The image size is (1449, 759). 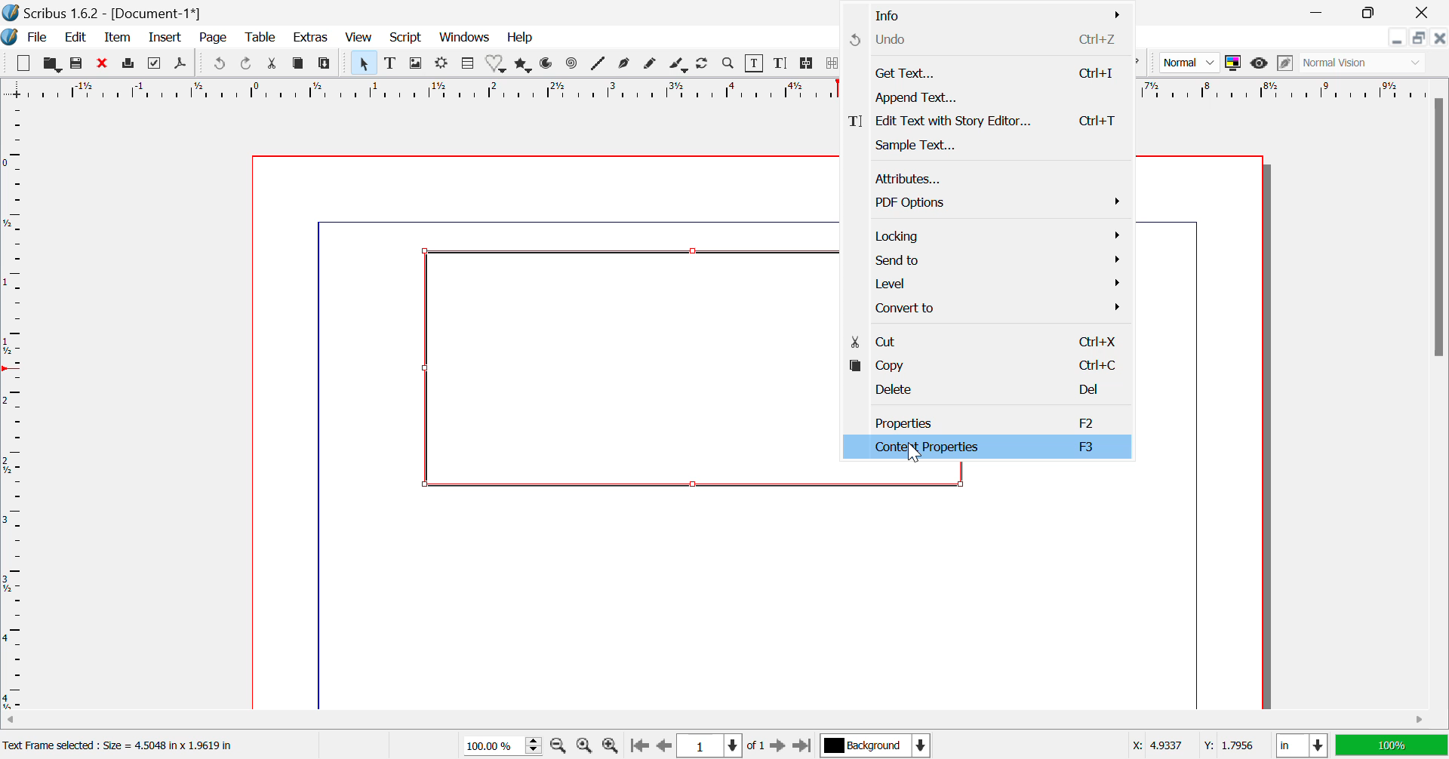 I want to click on Send to, so click(x=988, y=260).